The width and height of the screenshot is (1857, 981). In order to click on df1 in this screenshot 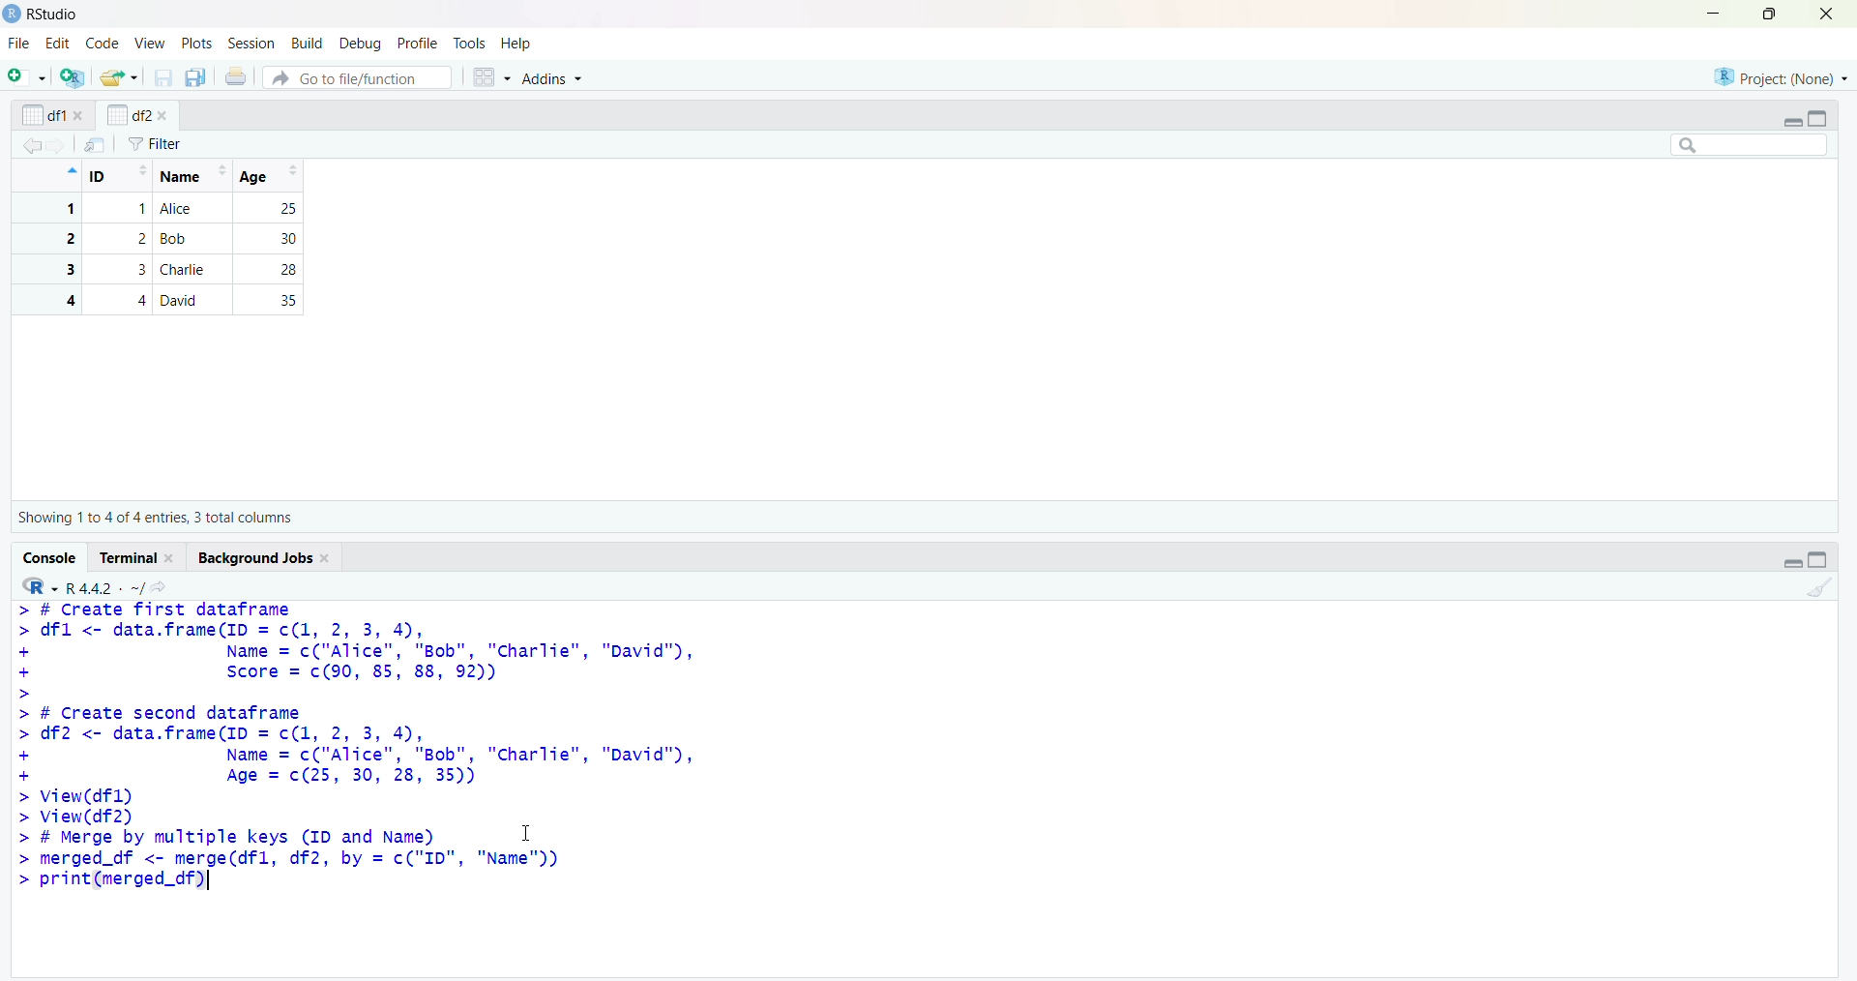, I will do `click(44, 115)`.